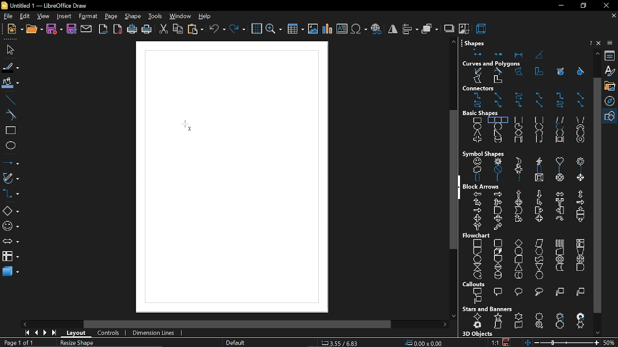 The image size is (618, 347). Describe the element at coordinates (11, 194) in the screenshot. I see `connectors` at that location.